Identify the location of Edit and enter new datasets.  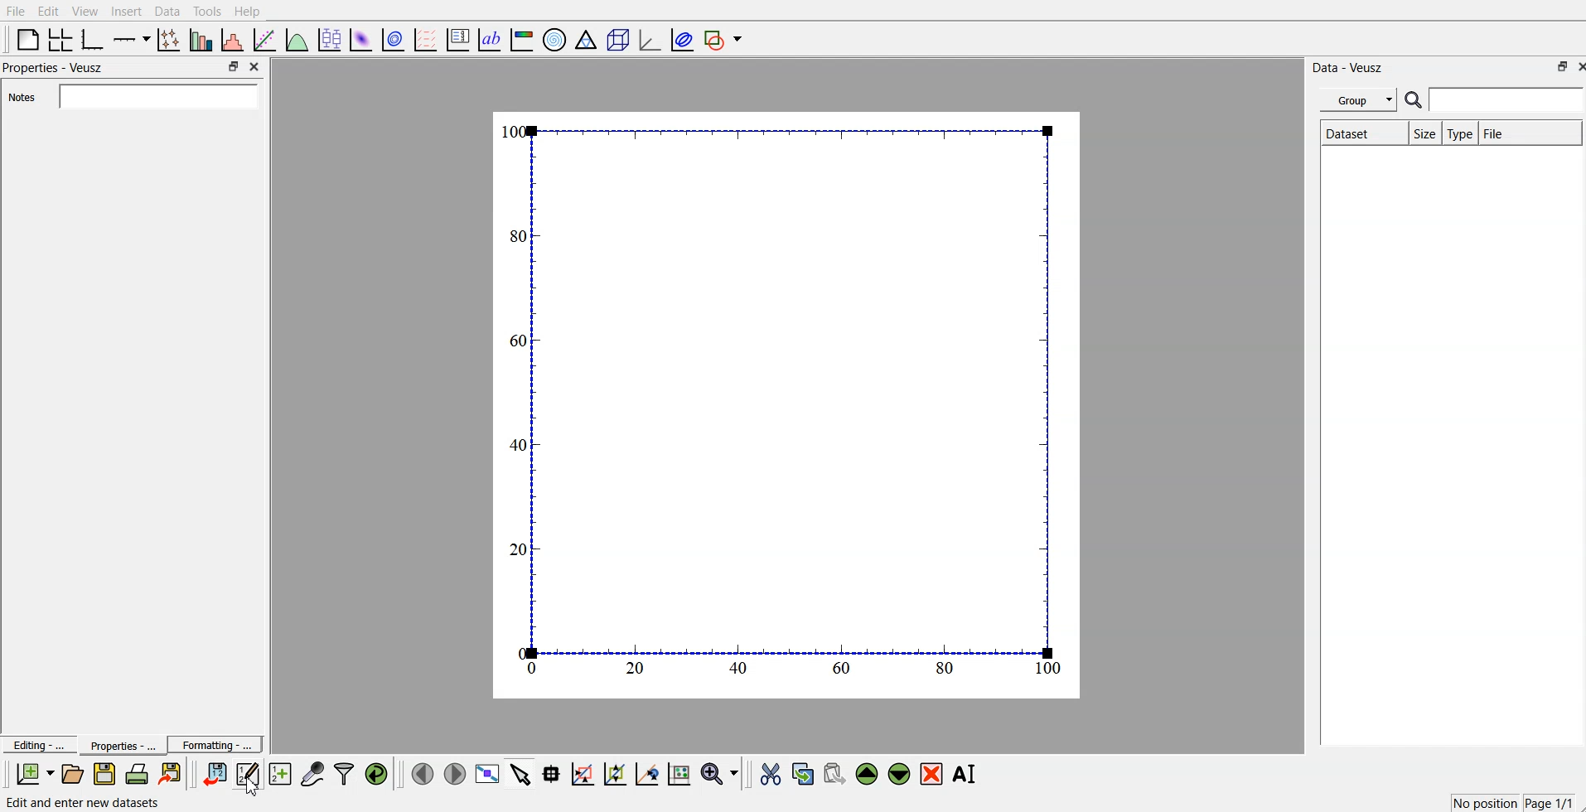
(84, 803).